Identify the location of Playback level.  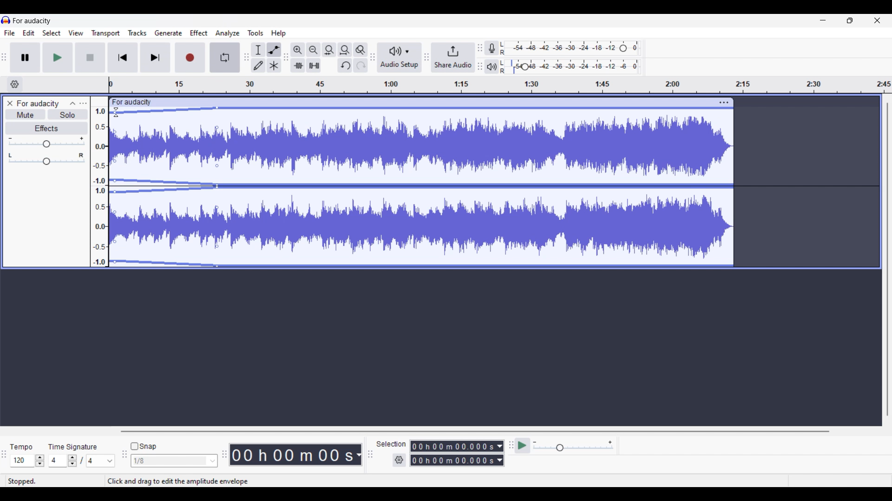
(570, 66).